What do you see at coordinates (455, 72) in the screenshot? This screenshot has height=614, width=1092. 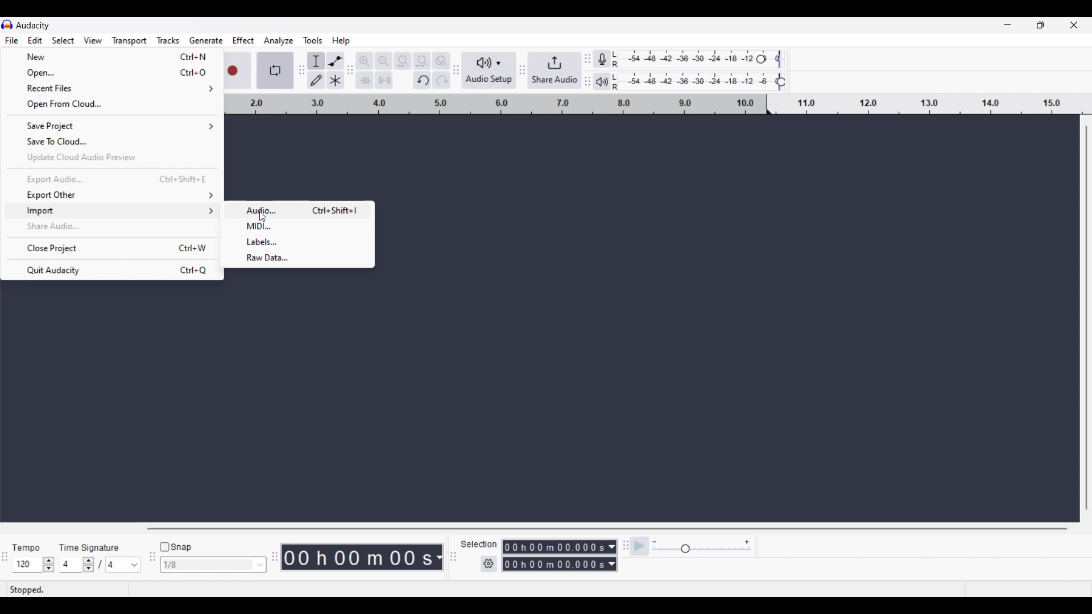 I see `audio set up tool bar` at bounding box center [455, 72].